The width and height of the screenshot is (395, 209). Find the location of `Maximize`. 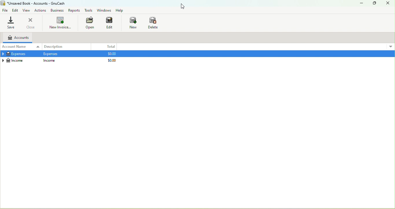

Maximize is located at coordinates (374, 3).